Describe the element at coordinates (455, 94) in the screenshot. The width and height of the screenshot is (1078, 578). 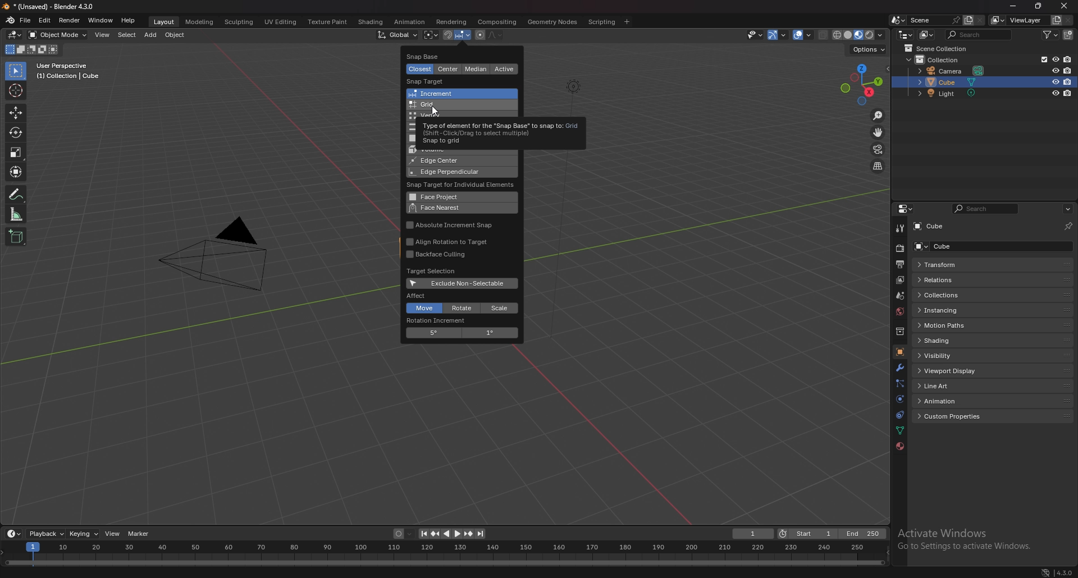
I see `increment` at that location.